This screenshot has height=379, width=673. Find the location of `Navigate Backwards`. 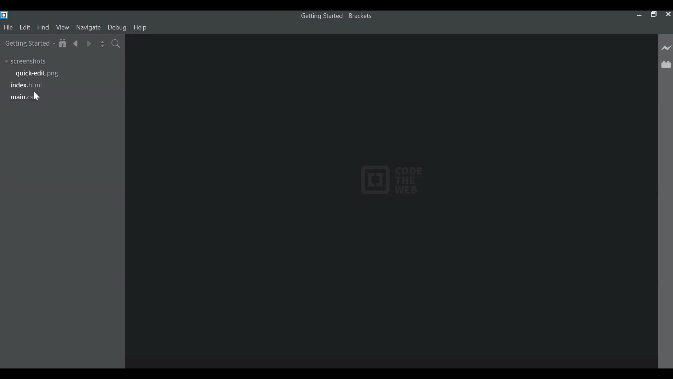

Navigate Backwards is located at coordinates (76, 43).